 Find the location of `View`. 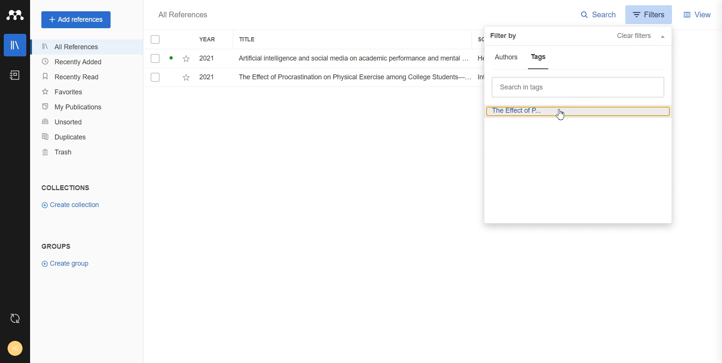

View is located at coordinates (698, 14).